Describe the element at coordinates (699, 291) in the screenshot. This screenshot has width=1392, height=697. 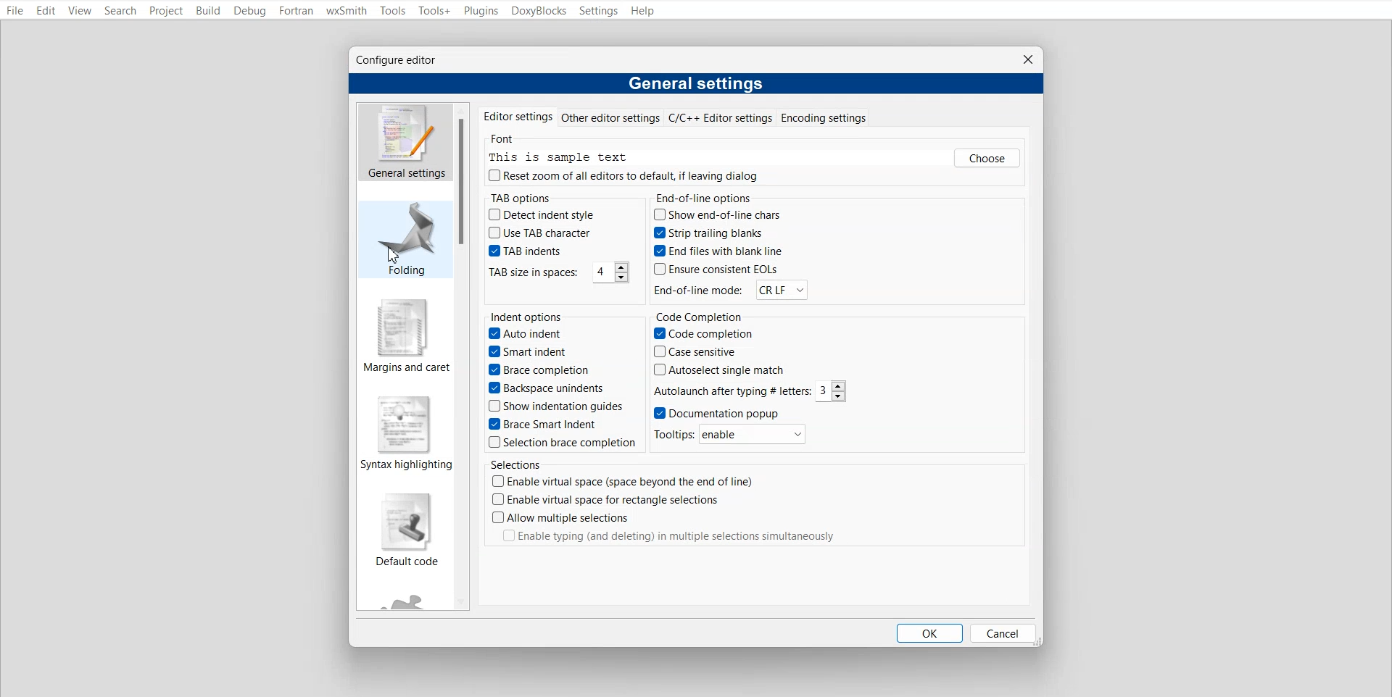
I see `‘End-of-line mode:` at that location.